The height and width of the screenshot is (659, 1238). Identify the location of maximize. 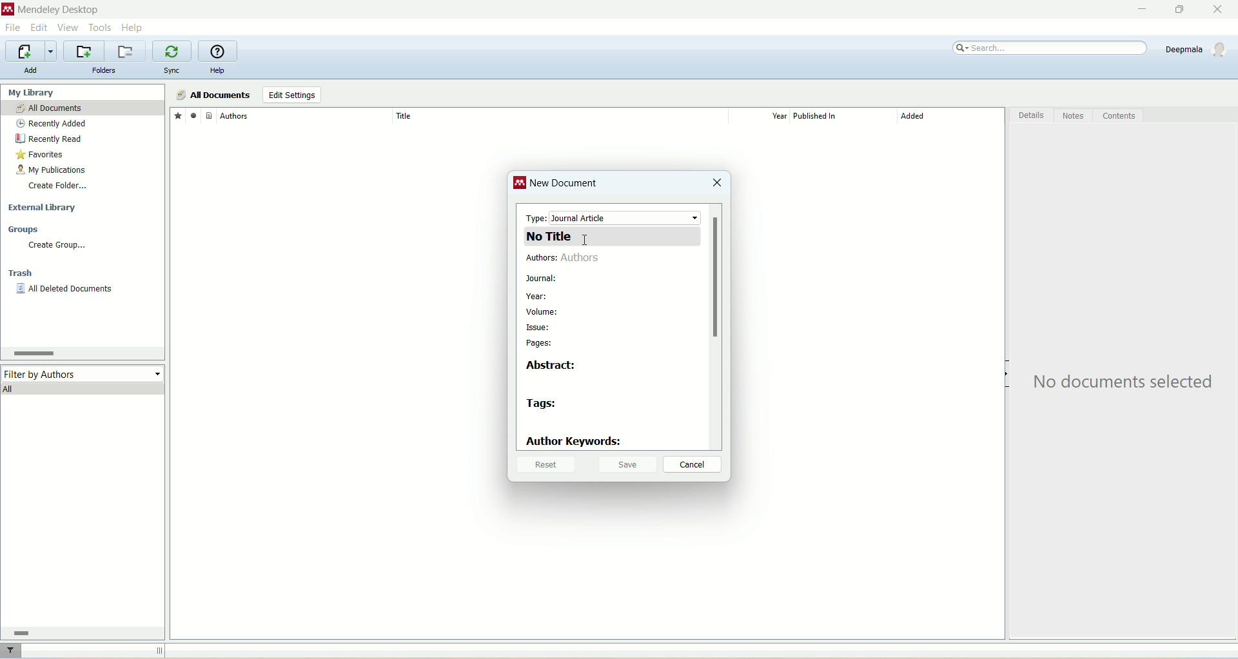
(1177, 10).